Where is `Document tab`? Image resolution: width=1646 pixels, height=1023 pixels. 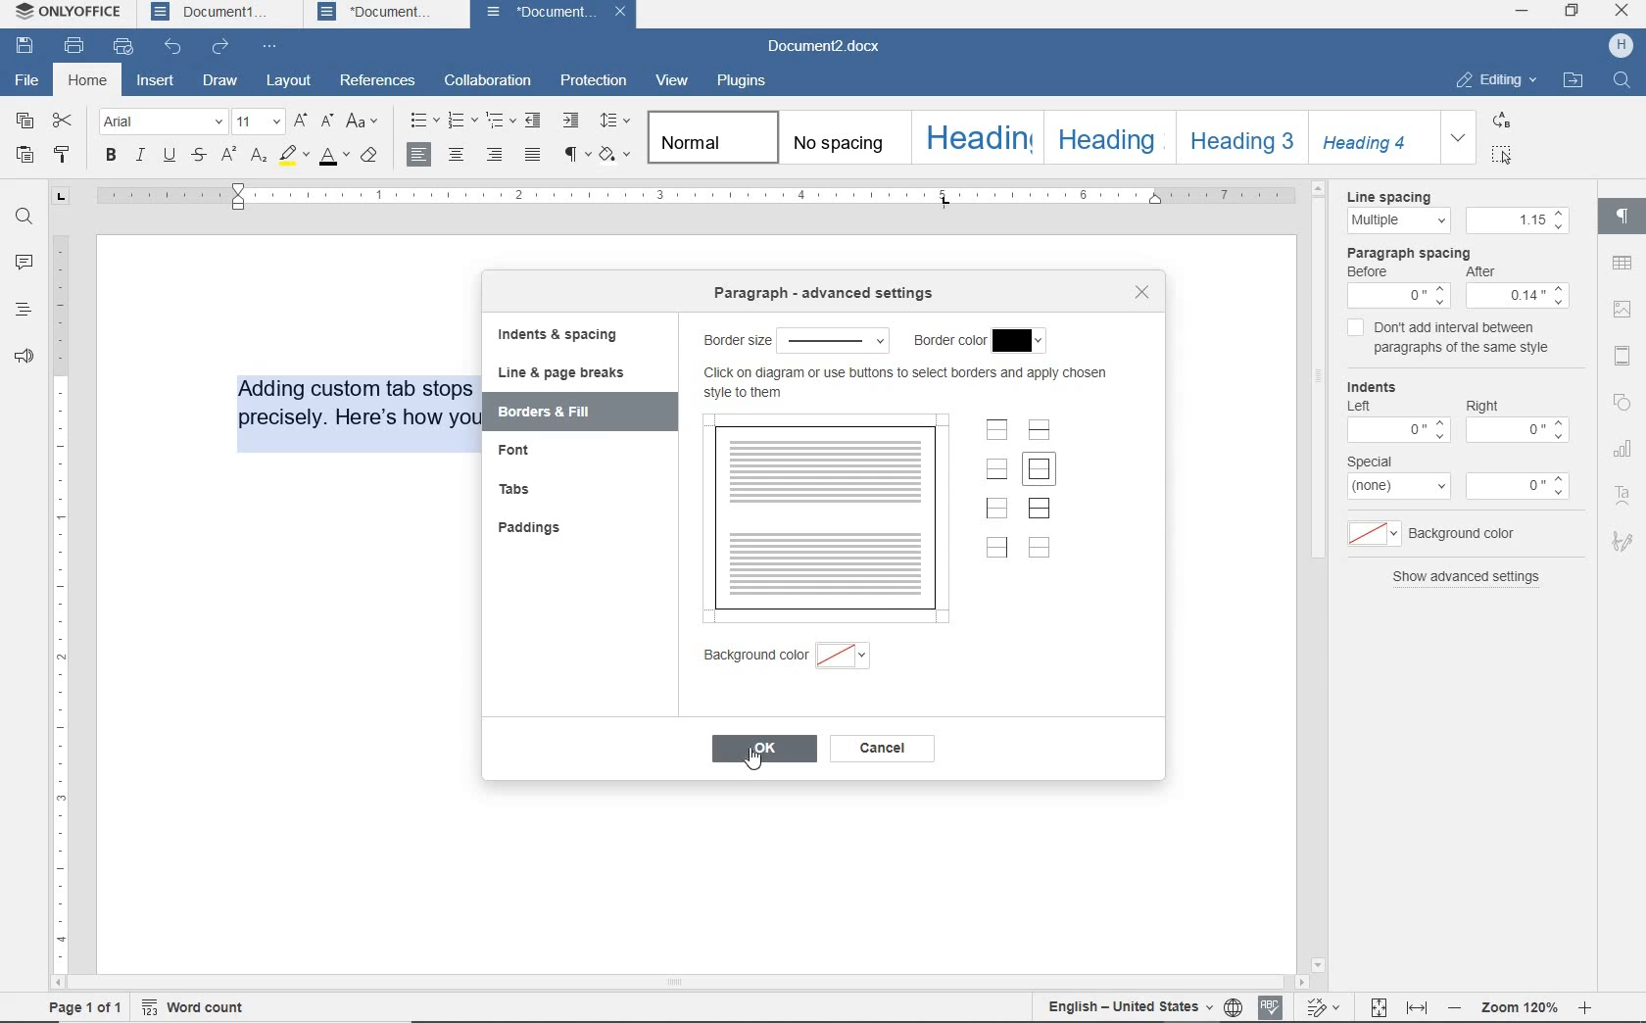
Document tab is located at coordinates (379, 13).